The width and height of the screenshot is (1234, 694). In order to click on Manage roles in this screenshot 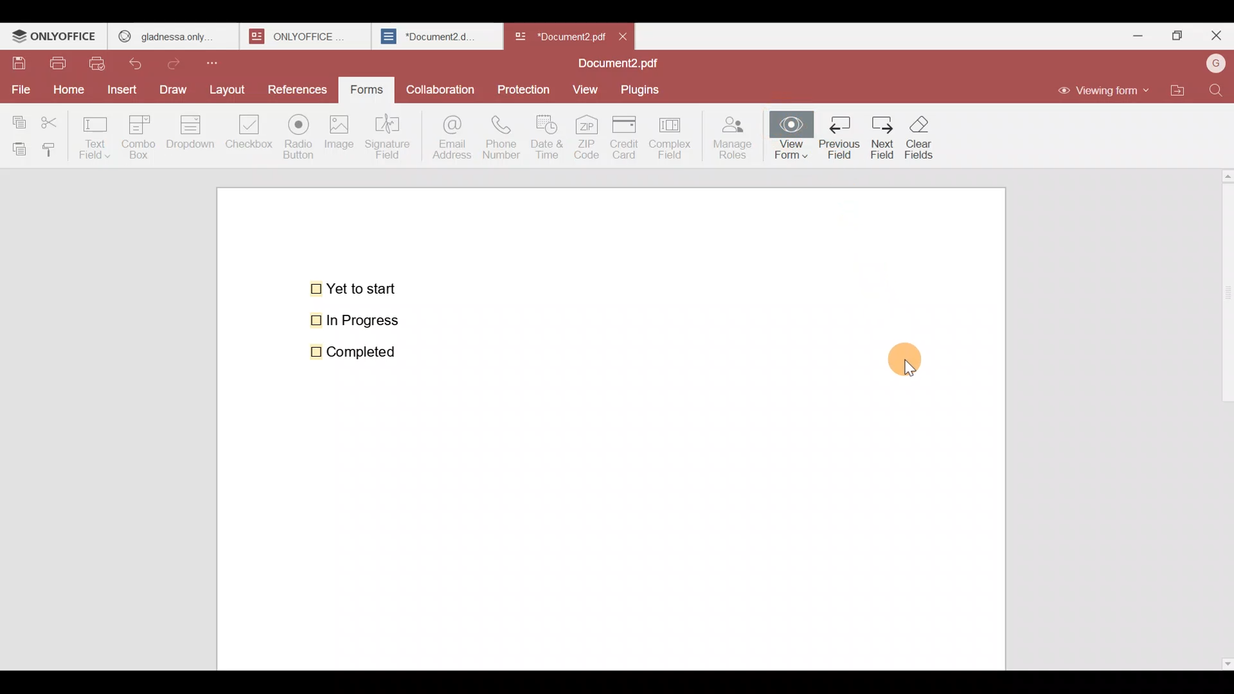, I will do `click(733, 134)`.